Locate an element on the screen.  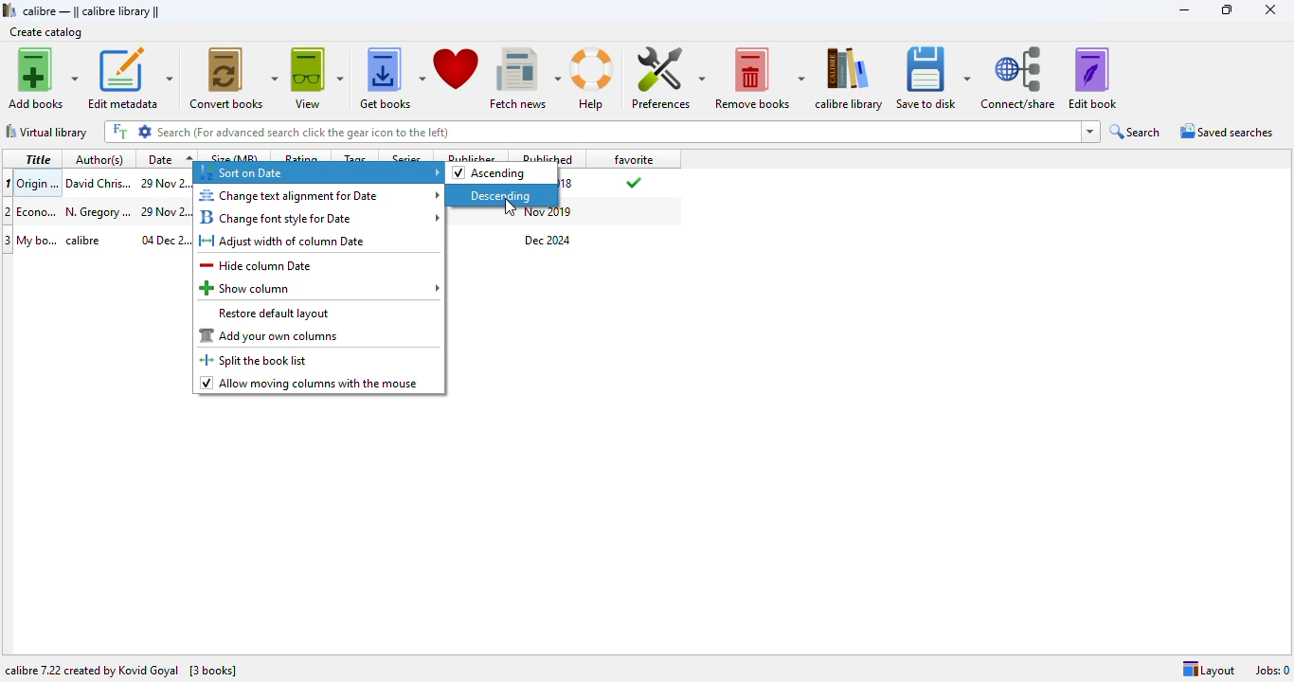
create catalog is located at coordinates (45, 31).